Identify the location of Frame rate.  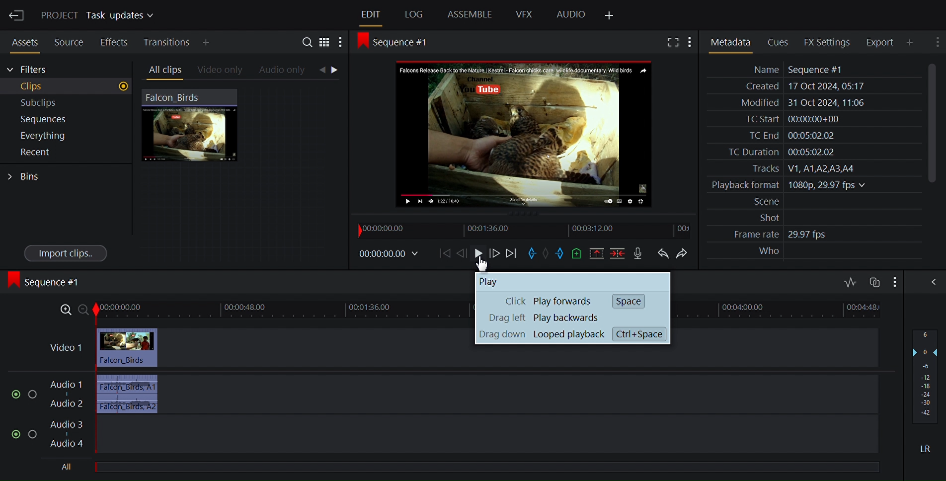
(751, 235).